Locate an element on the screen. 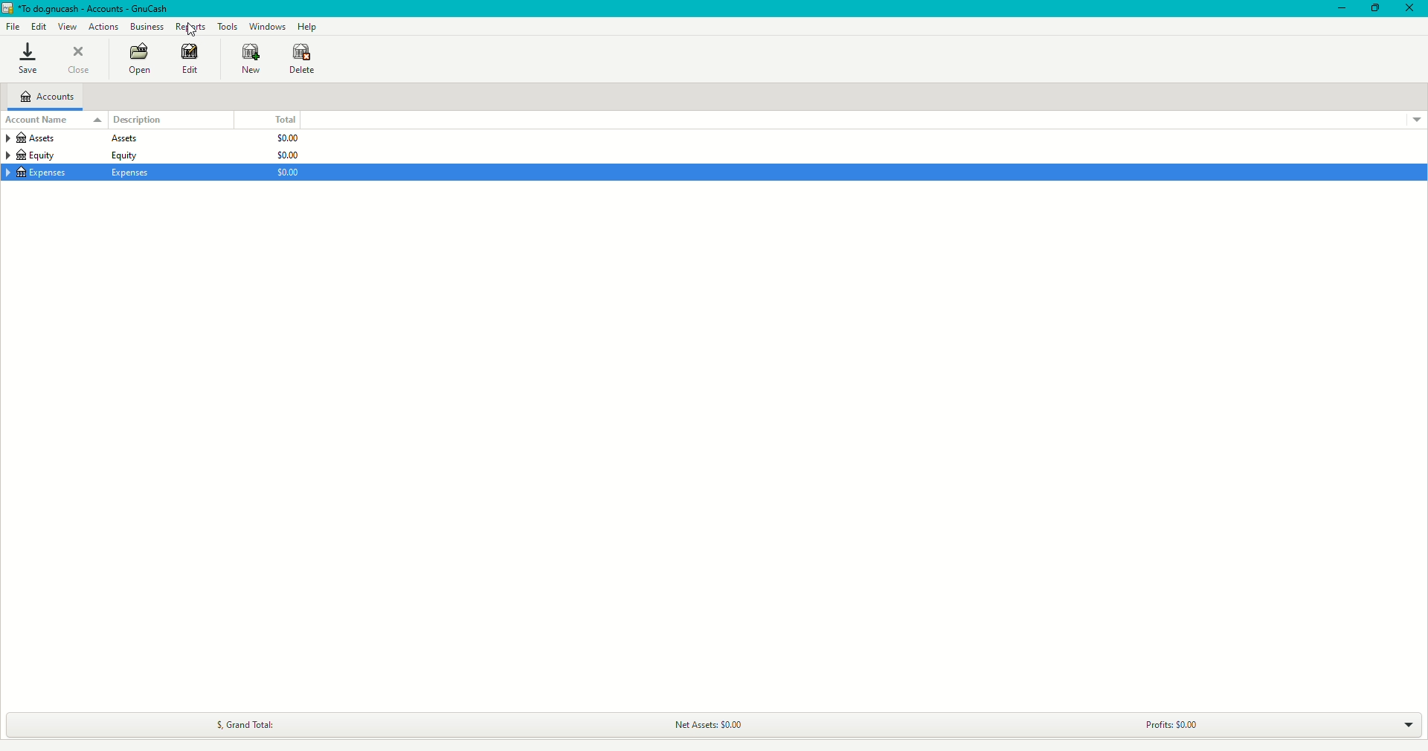 The width and height of the screenshot is (1428, 751). Total is located at coordinates (278, 119).